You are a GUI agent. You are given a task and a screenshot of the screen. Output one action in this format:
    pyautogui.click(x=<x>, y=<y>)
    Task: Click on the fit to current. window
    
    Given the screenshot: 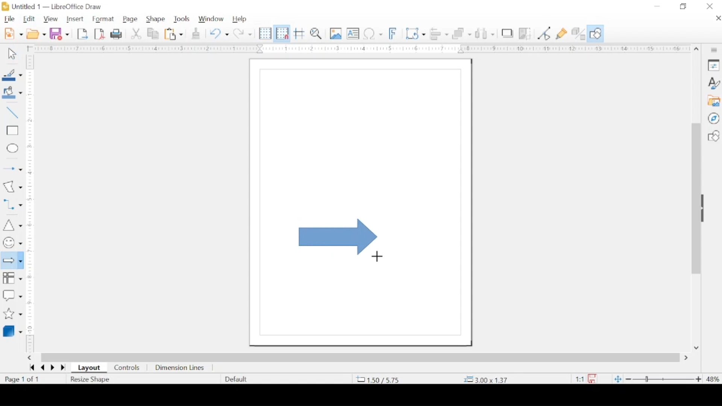 What is the action you would take?
    pyautogui.click(x=617, y=379)
    